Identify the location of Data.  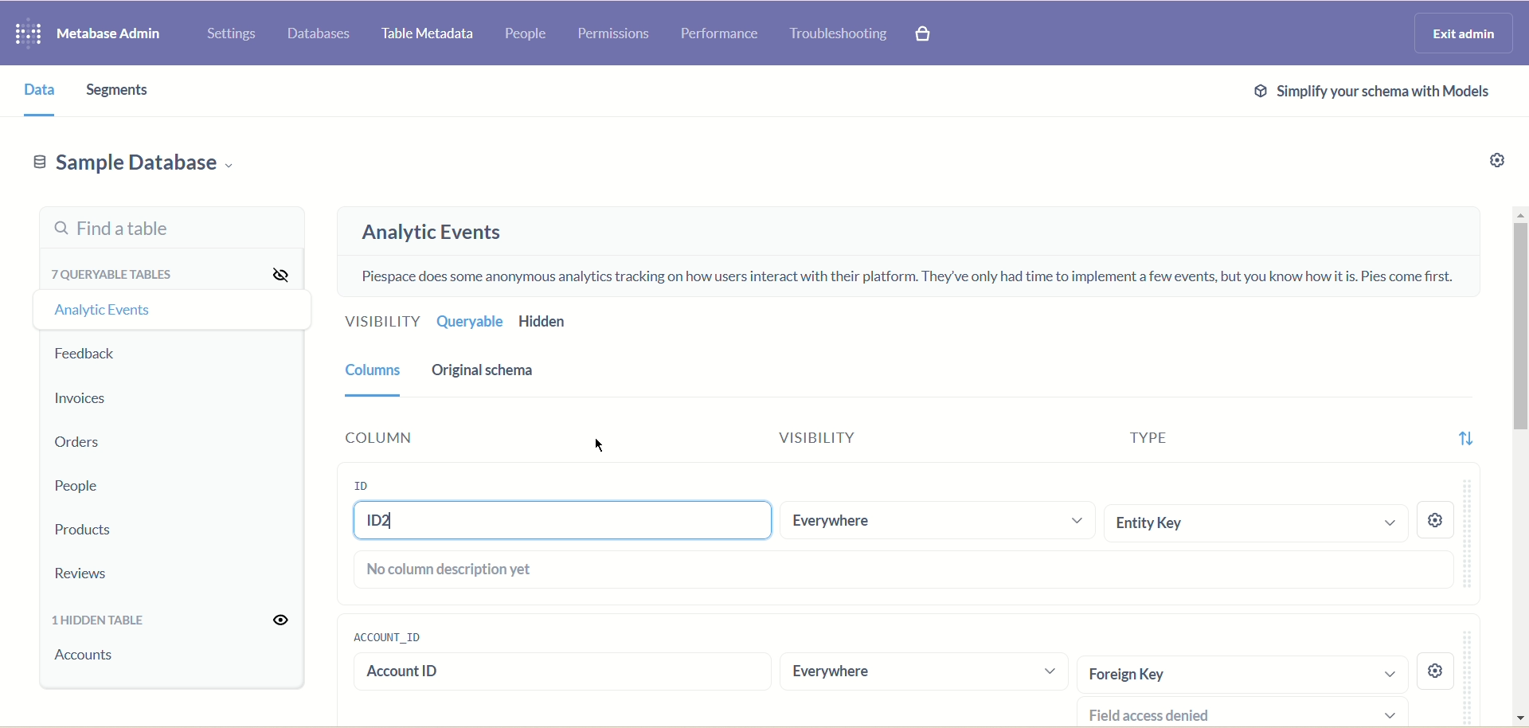
(35, 90).